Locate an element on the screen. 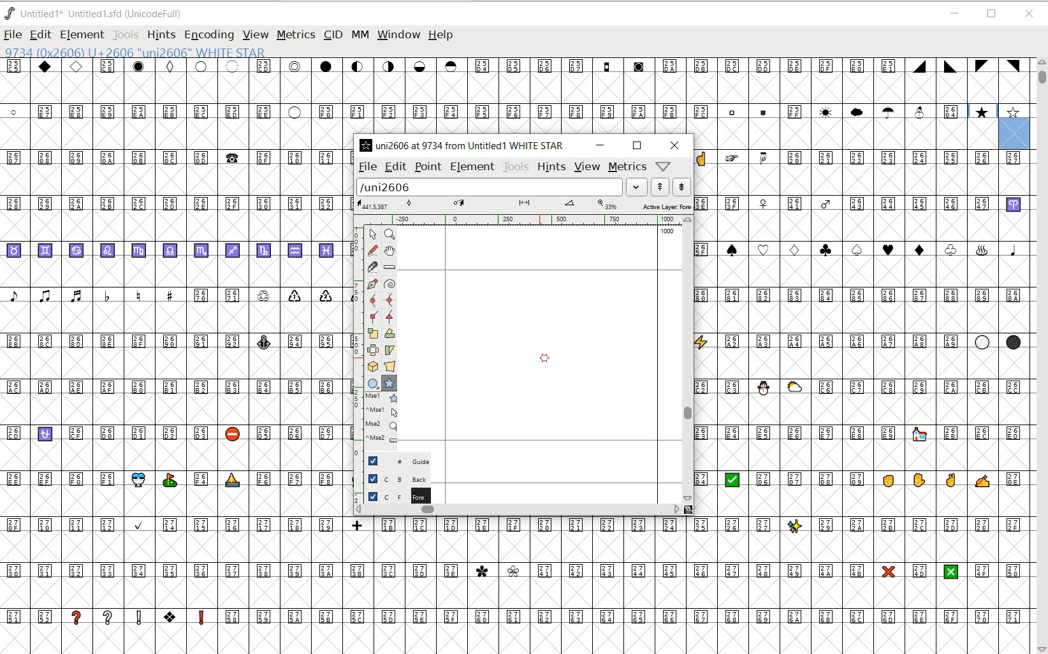 The width and height of the screenshot is (1048, 654). FILE is located at coordinates (367, 167).